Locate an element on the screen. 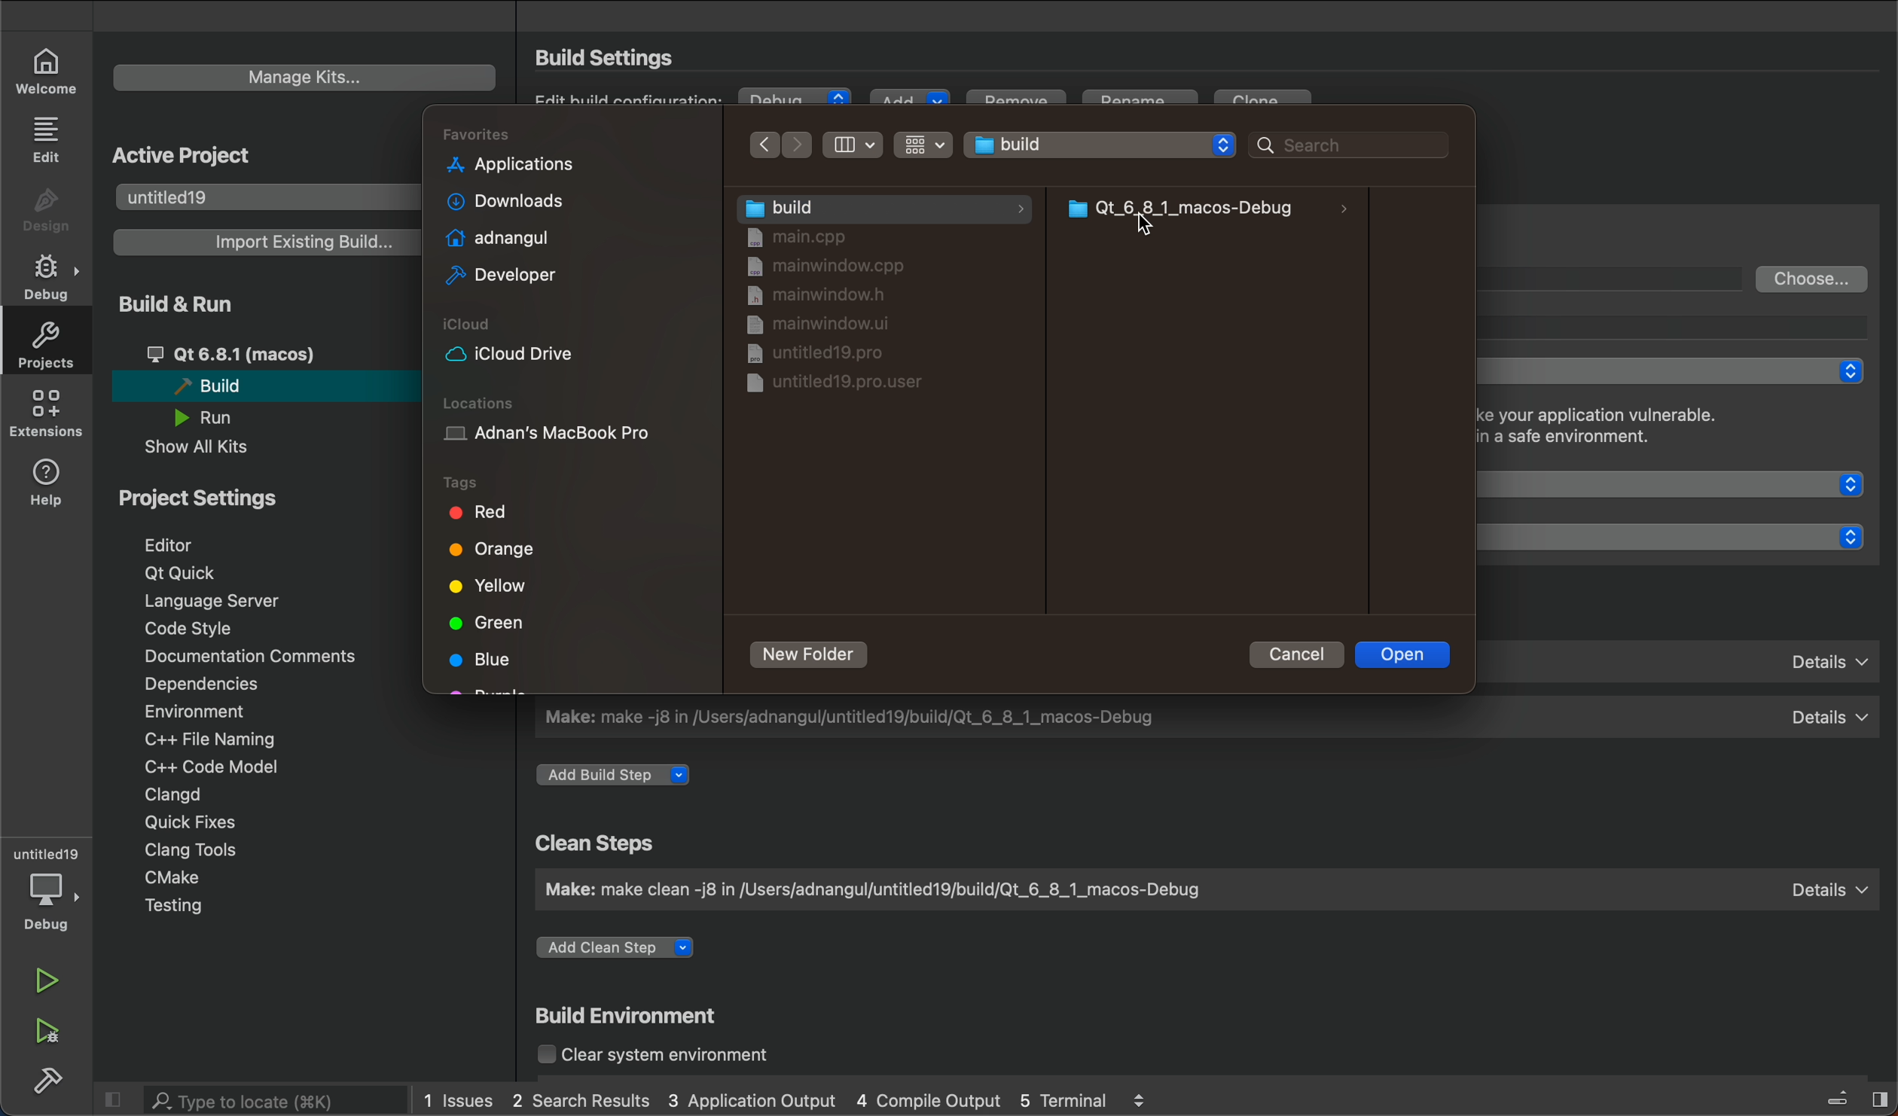  close side bar is located at coordinates (114, 1097).